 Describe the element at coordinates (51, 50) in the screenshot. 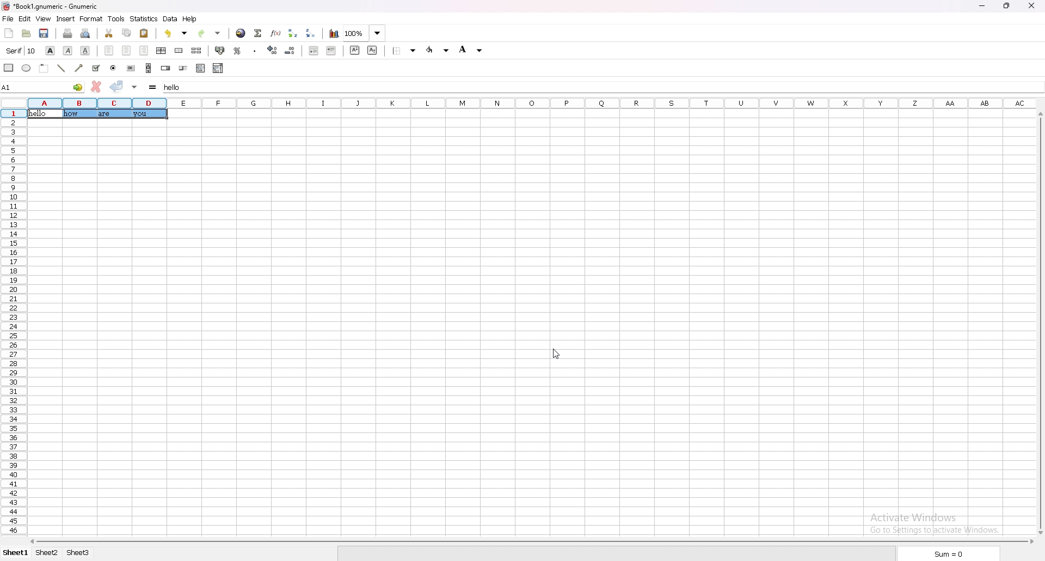

I see `bold` at that location.